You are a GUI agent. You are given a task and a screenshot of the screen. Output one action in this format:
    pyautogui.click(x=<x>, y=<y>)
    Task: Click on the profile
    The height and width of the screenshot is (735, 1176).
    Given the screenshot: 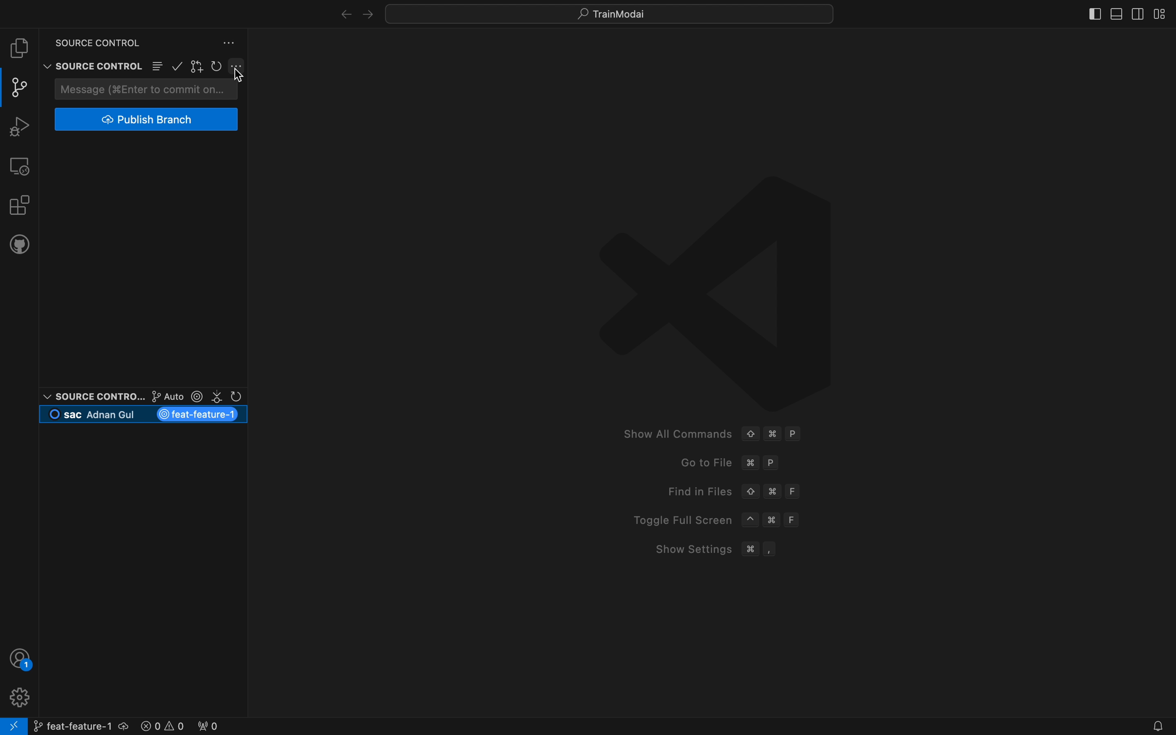 What is the action you would take?
    pyautogui.click(x=21, y=658)
    